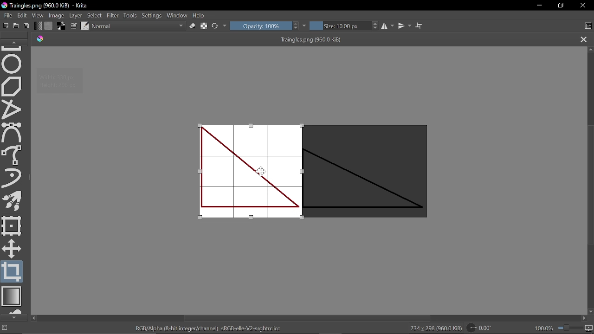 The height and width of the screenshot is (334, 594). Describe the element at coordinates (27, 26) in the screenshot. I see `Save` at that location.